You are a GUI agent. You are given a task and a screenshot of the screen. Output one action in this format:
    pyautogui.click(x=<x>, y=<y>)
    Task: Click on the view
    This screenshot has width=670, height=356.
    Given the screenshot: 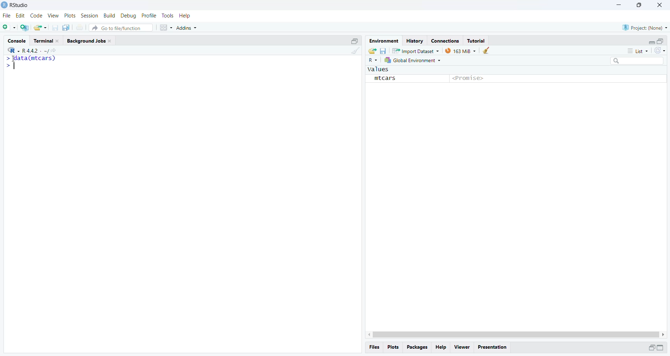 What is the action you would take?
    pyautogui.click(x=53, y=16)
    